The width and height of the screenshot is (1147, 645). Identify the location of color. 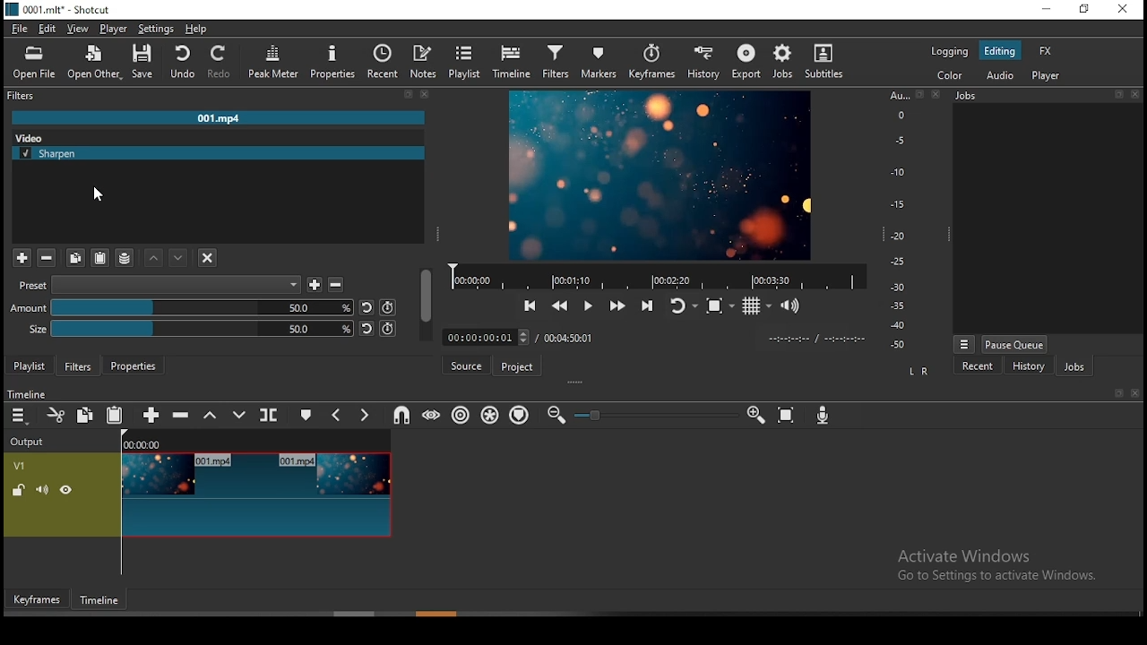
(946, 75).